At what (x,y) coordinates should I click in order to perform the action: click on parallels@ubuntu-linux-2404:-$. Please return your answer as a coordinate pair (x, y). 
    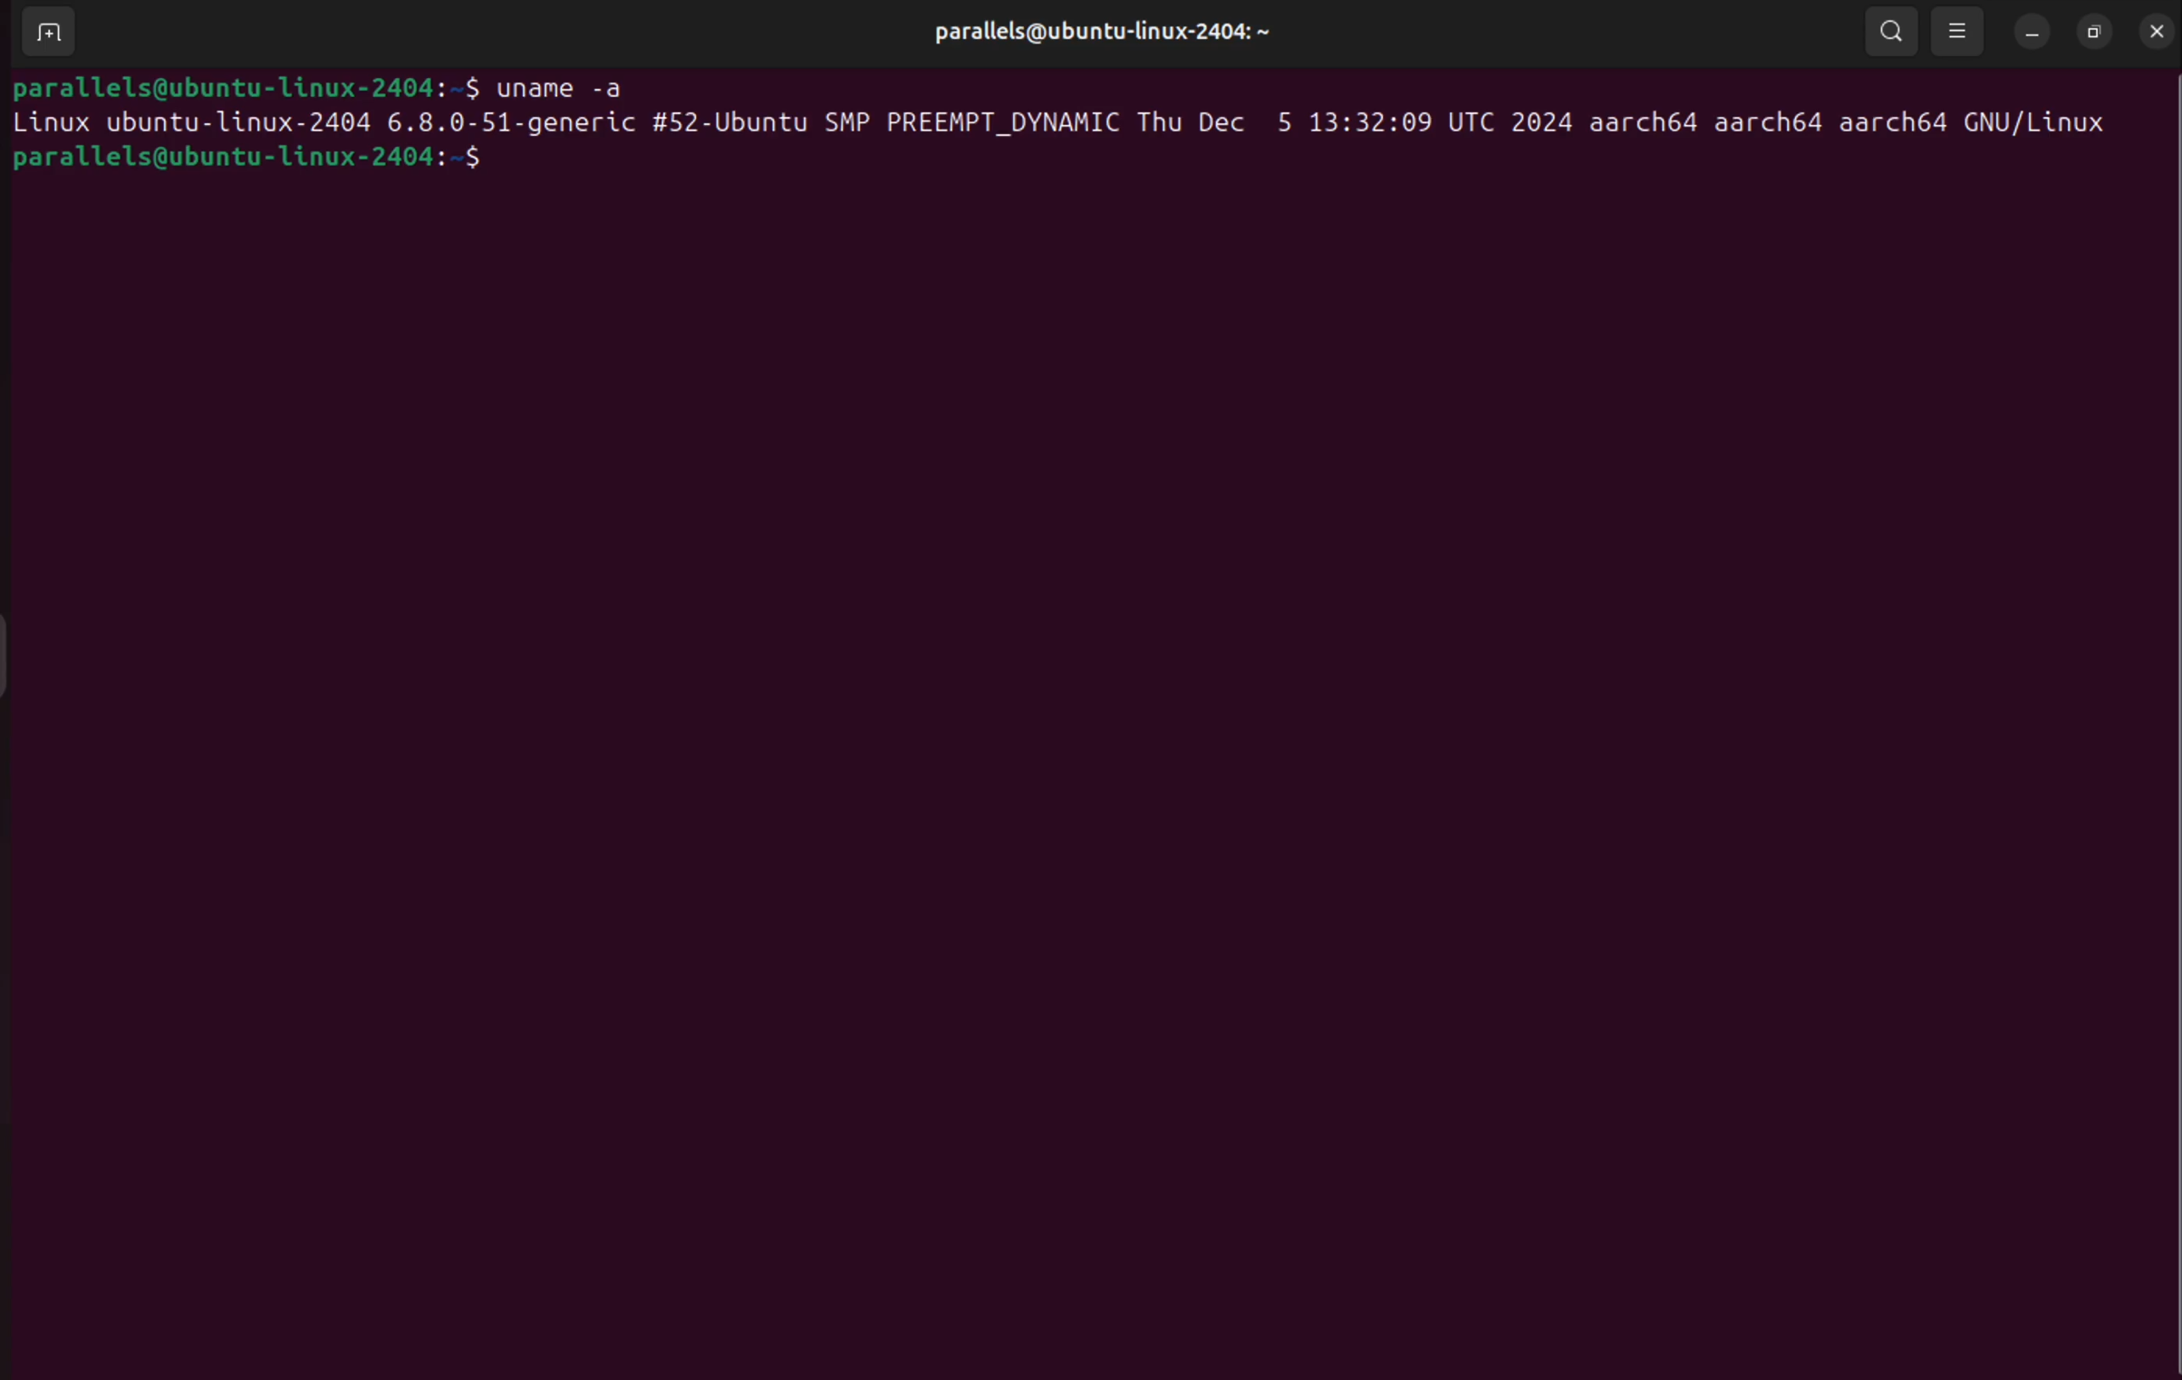
    Looking at the image, I should click on (247, 165).